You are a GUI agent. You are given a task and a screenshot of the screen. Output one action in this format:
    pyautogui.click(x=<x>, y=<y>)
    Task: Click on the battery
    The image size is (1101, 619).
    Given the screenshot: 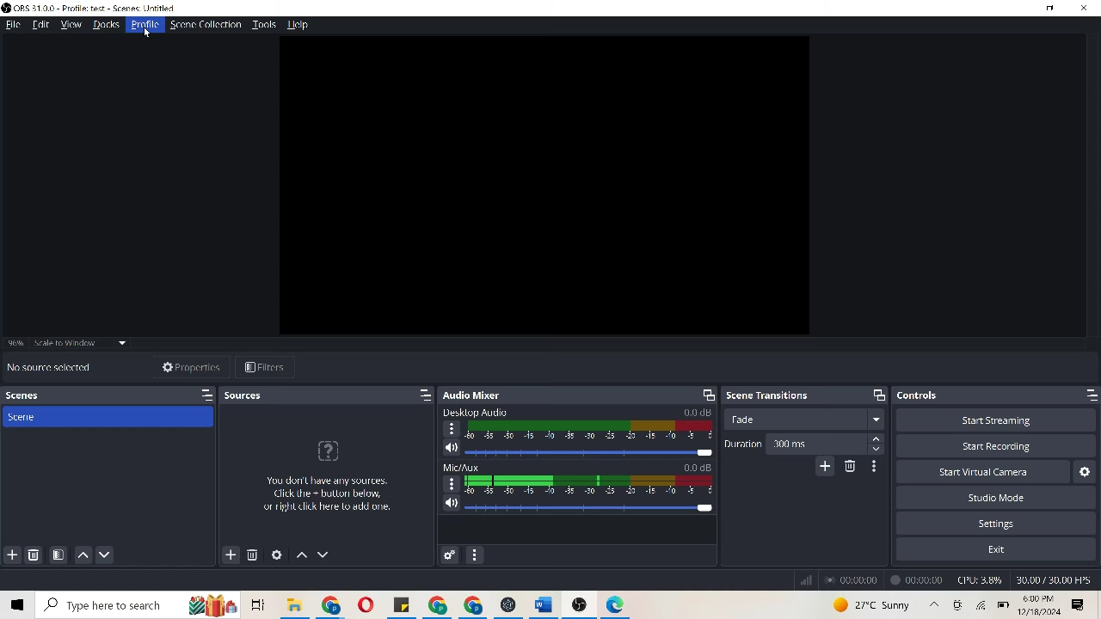 What is the action you would take?
    pyautogui.click(x=1004, y=605)
    